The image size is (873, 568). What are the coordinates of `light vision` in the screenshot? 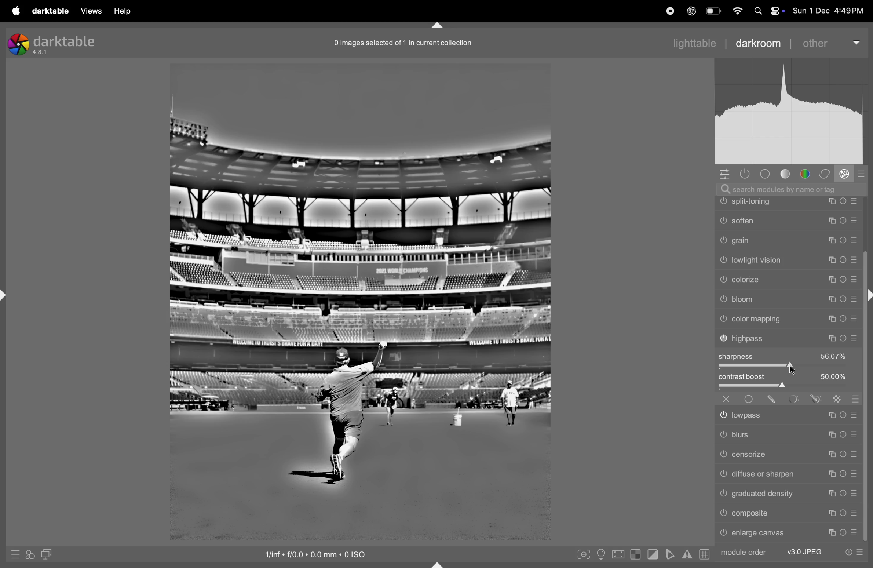 It's located at (789, 318).